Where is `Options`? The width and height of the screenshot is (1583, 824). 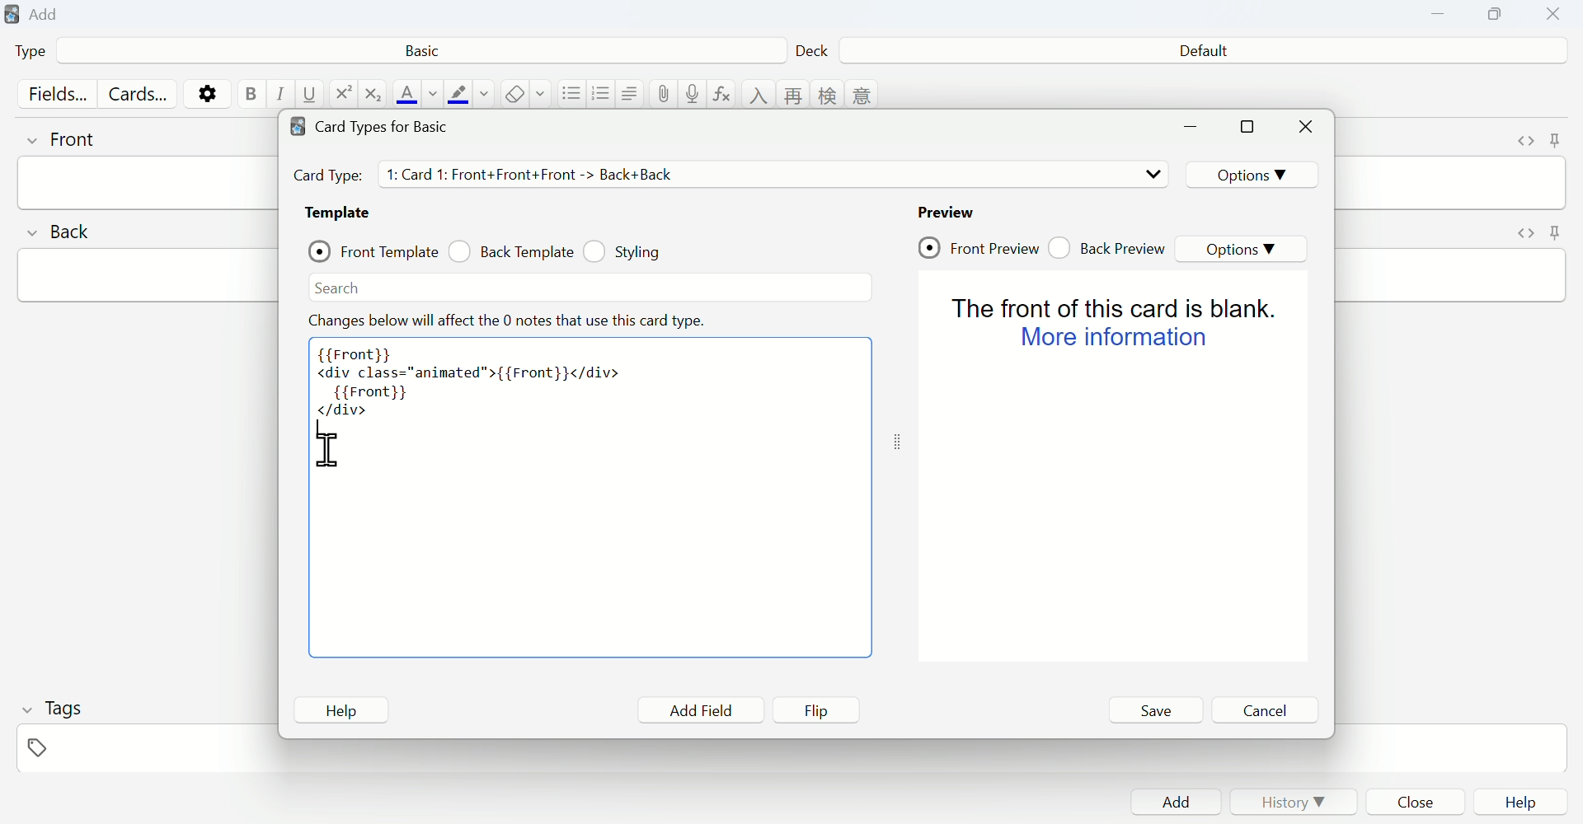 Options is located at coordinates (1254, 175).